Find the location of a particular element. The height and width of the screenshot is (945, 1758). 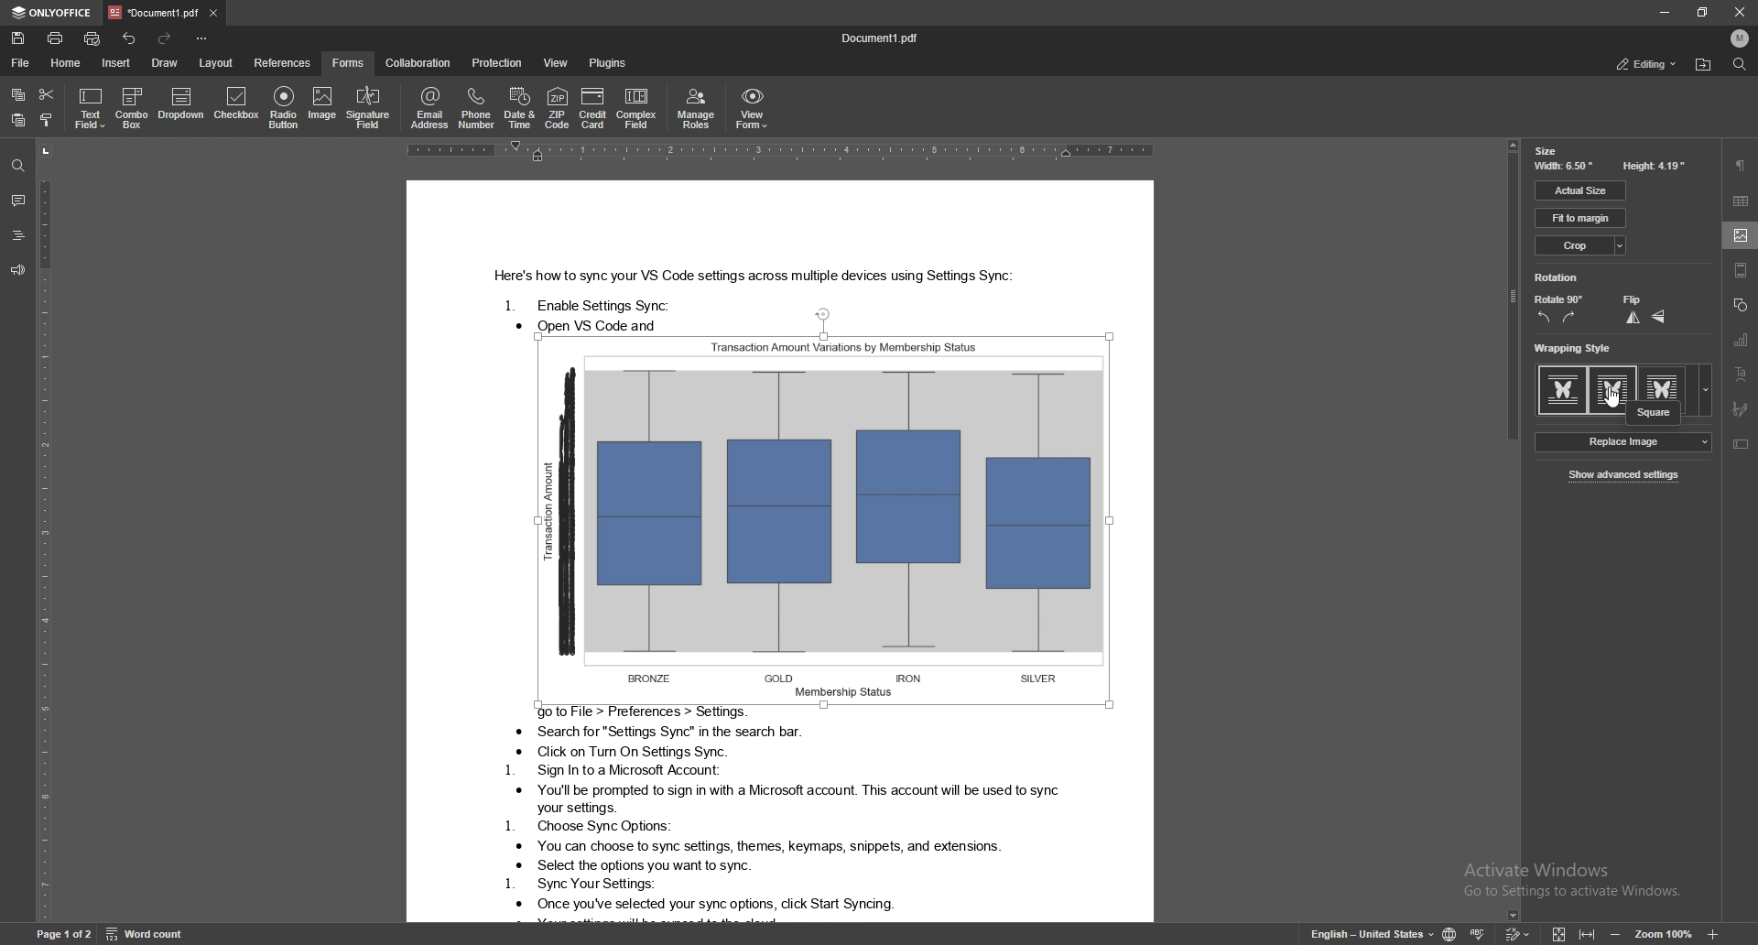

change doc language is located at coordinates (1451, 933).